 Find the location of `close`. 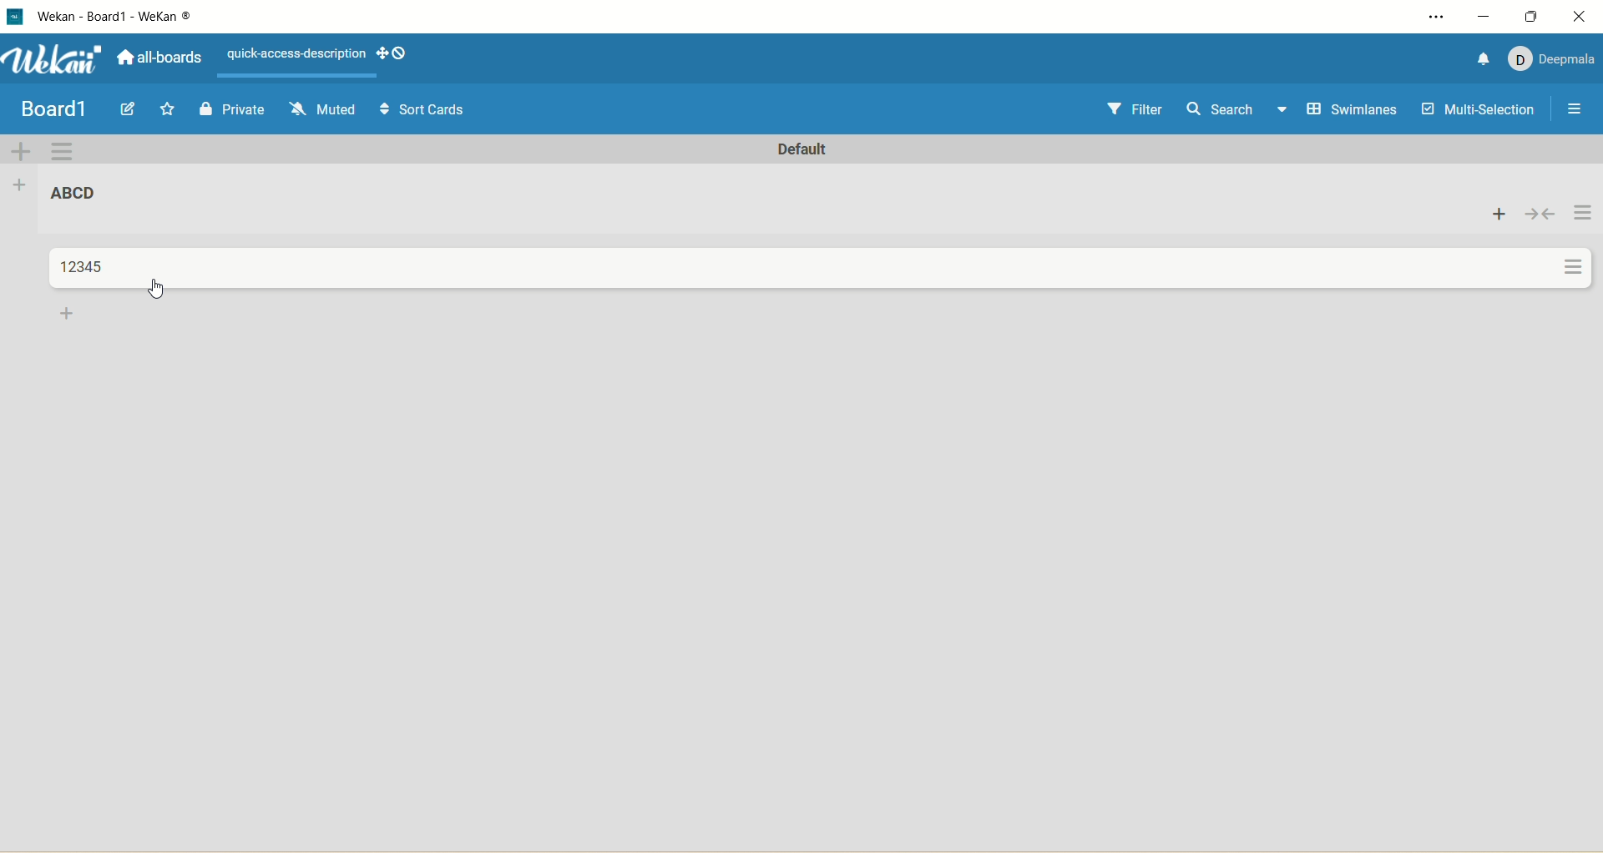

close is located at coordinates (1580, 16).